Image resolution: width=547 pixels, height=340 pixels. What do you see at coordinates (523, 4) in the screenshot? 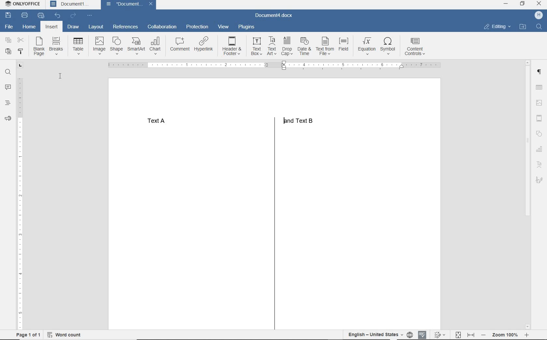
I see `restore down` at bounding box center [523, 4].